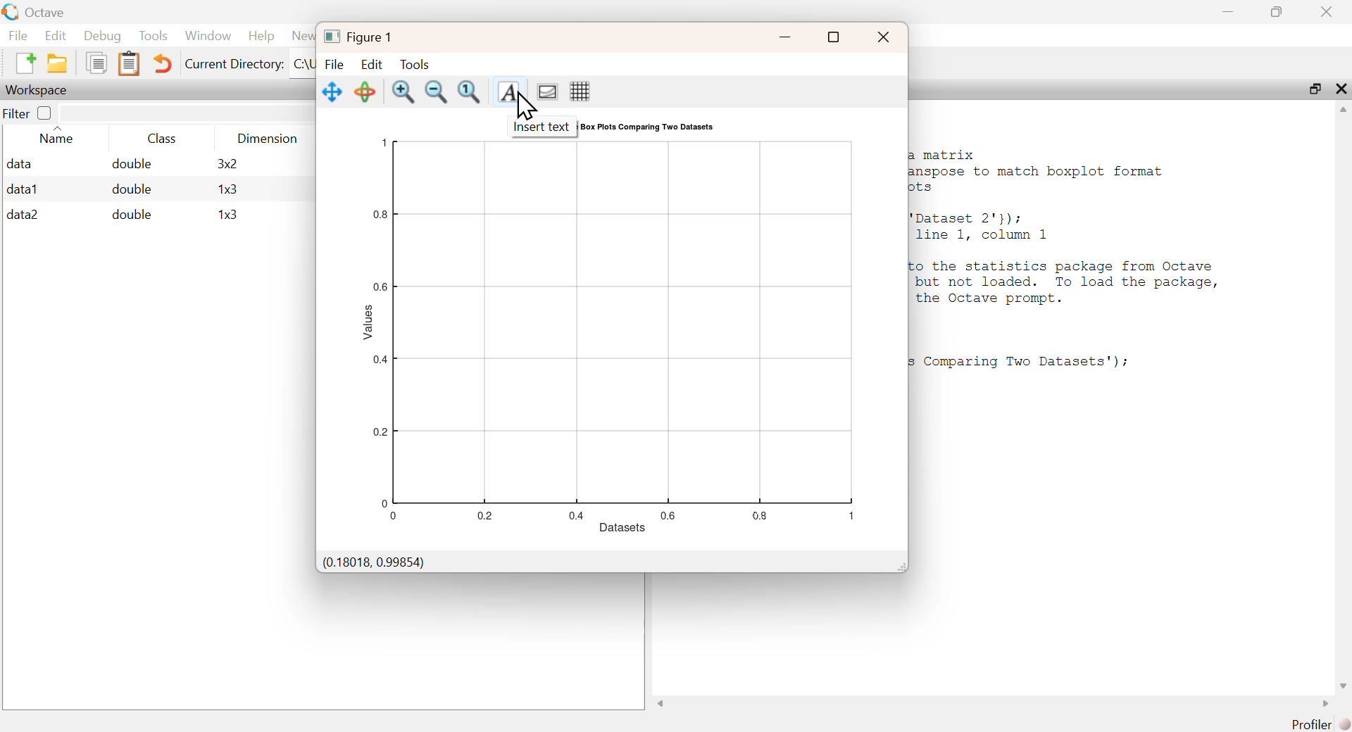 This screenshot has height=732, width=1352. What do you see at coordinates (543, 127) in the screenshot?
I see `Insert text` at bounding box center [543, 127].